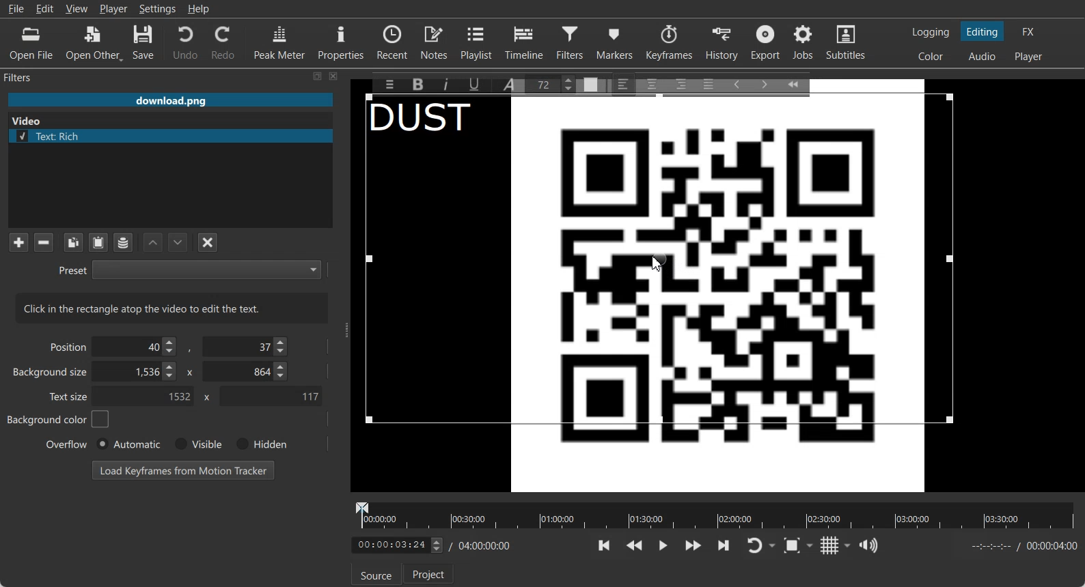 This screenshot has width=1085, height=587. I want to click on Drop down box, so click(812, 545).